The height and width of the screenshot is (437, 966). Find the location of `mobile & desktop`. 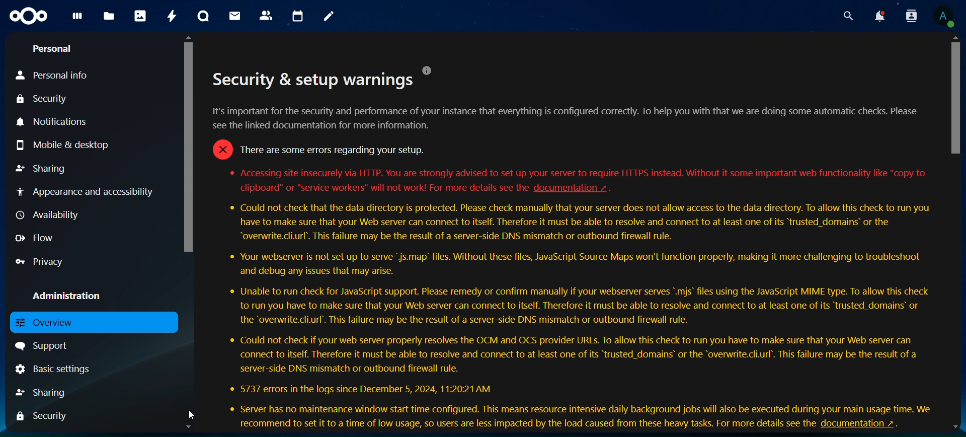

mobile & desktop is located at coordinates (61, 142).